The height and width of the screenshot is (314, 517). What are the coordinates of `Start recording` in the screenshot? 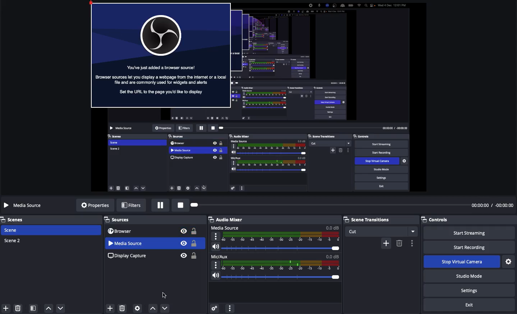 It's located at (469, 247).